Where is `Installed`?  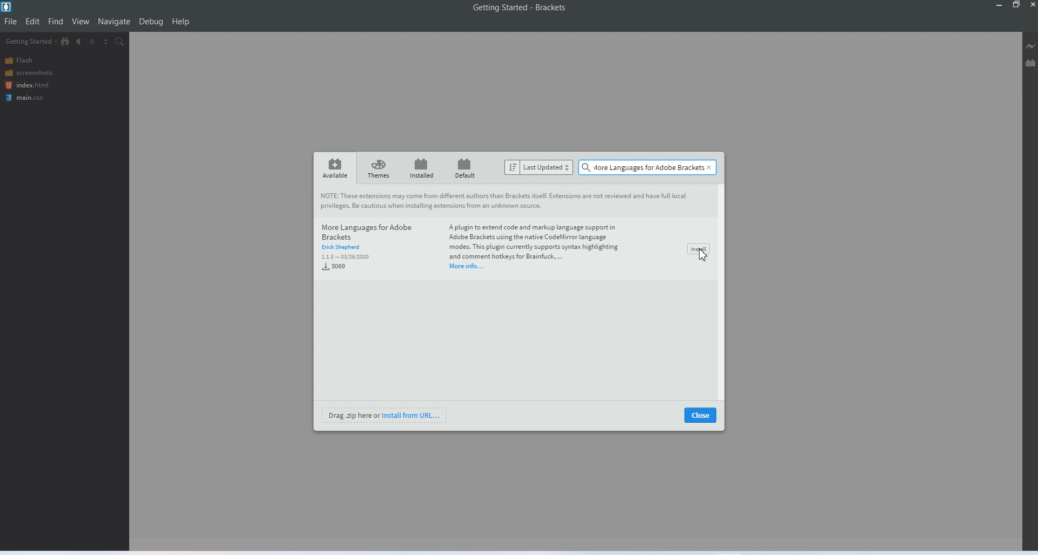
Installed is located at coordinates (420, 168).